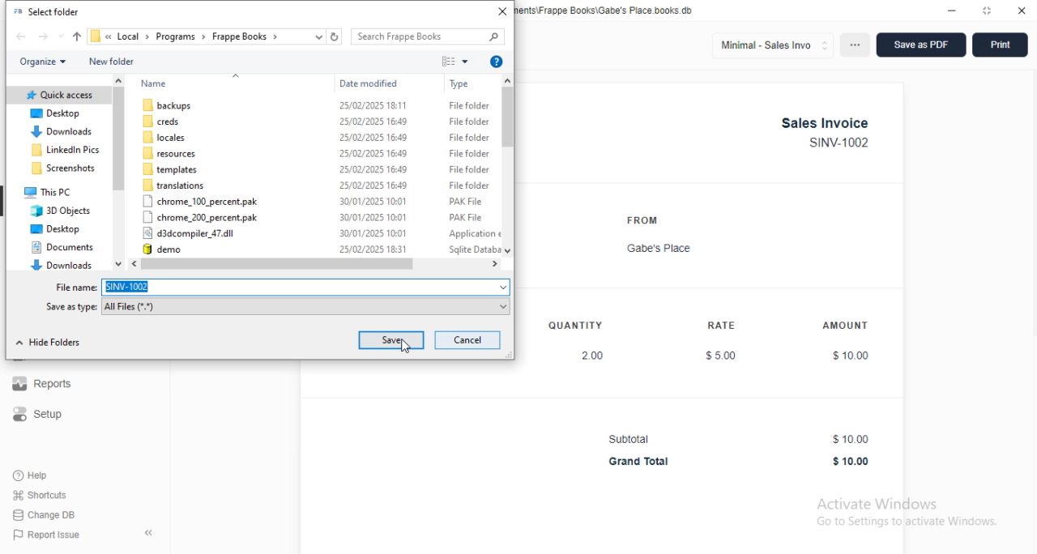  Describe the element at coordinates (1001, 45) in the screenshot. I see `print` at that location.